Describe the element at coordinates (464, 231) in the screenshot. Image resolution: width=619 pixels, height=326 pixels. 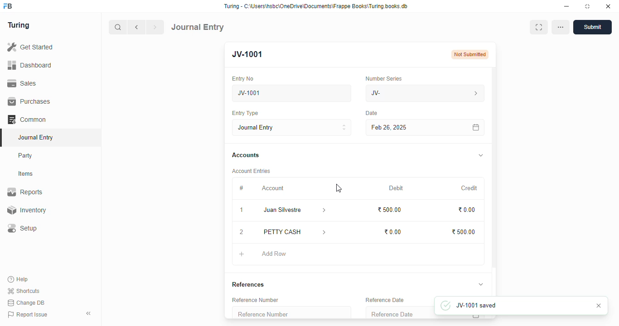
I see `₹500.00` at that location.